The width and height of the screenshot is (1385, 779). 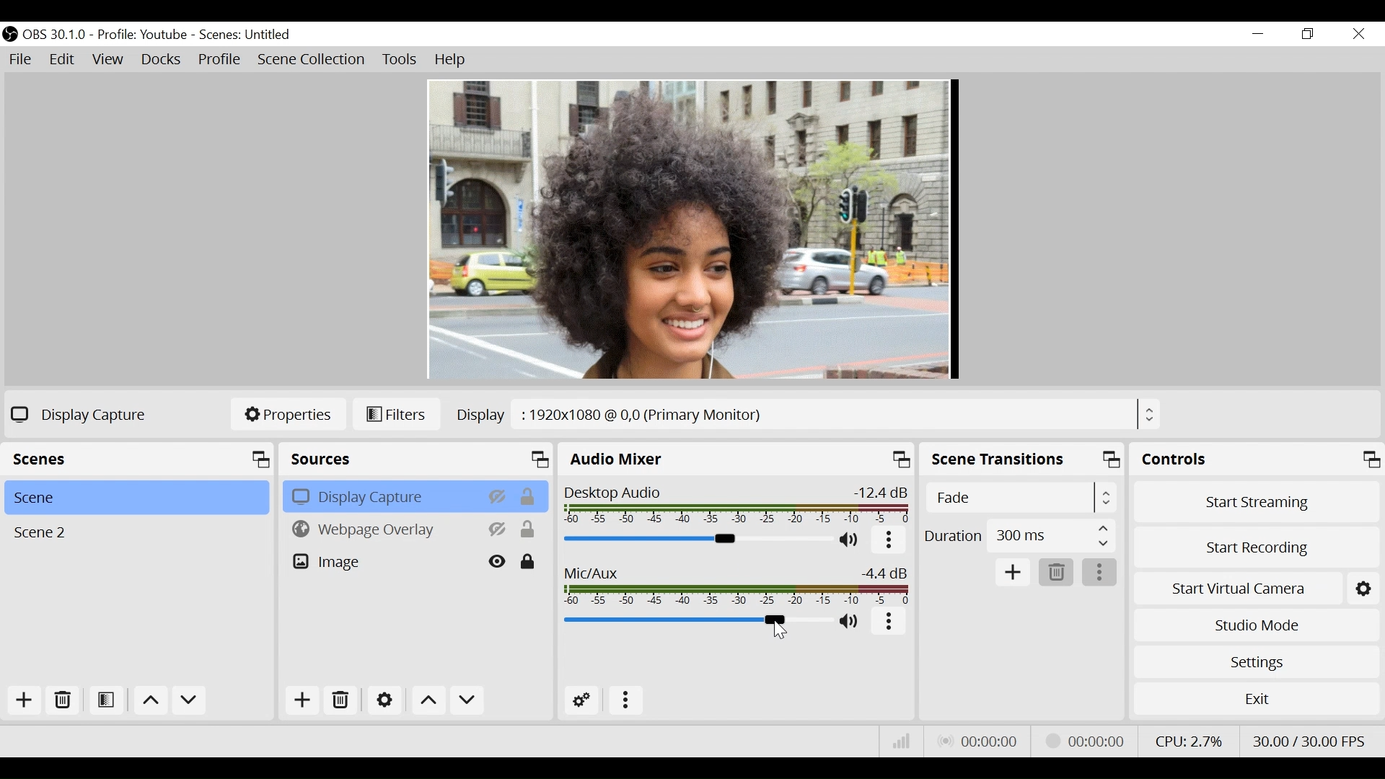 What do you see at coordinates (302, 701) in the screenshot?
I see `Add` at bounding box center [302, 701].